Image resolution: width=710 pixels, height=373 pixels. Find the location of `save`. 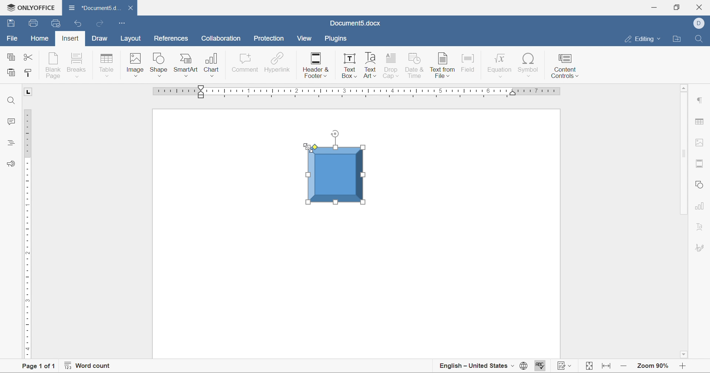

save is located at coordinates (34, 23).